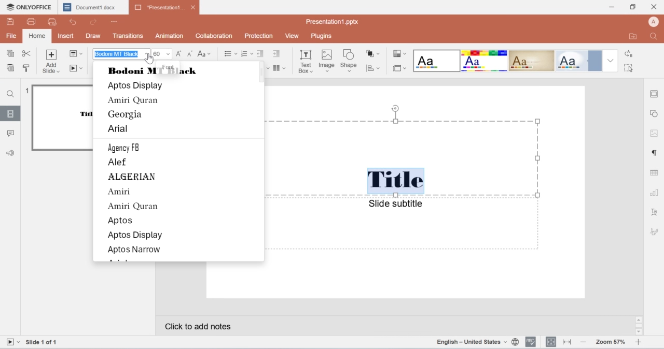  I want to click on animation, so click(171, 36).